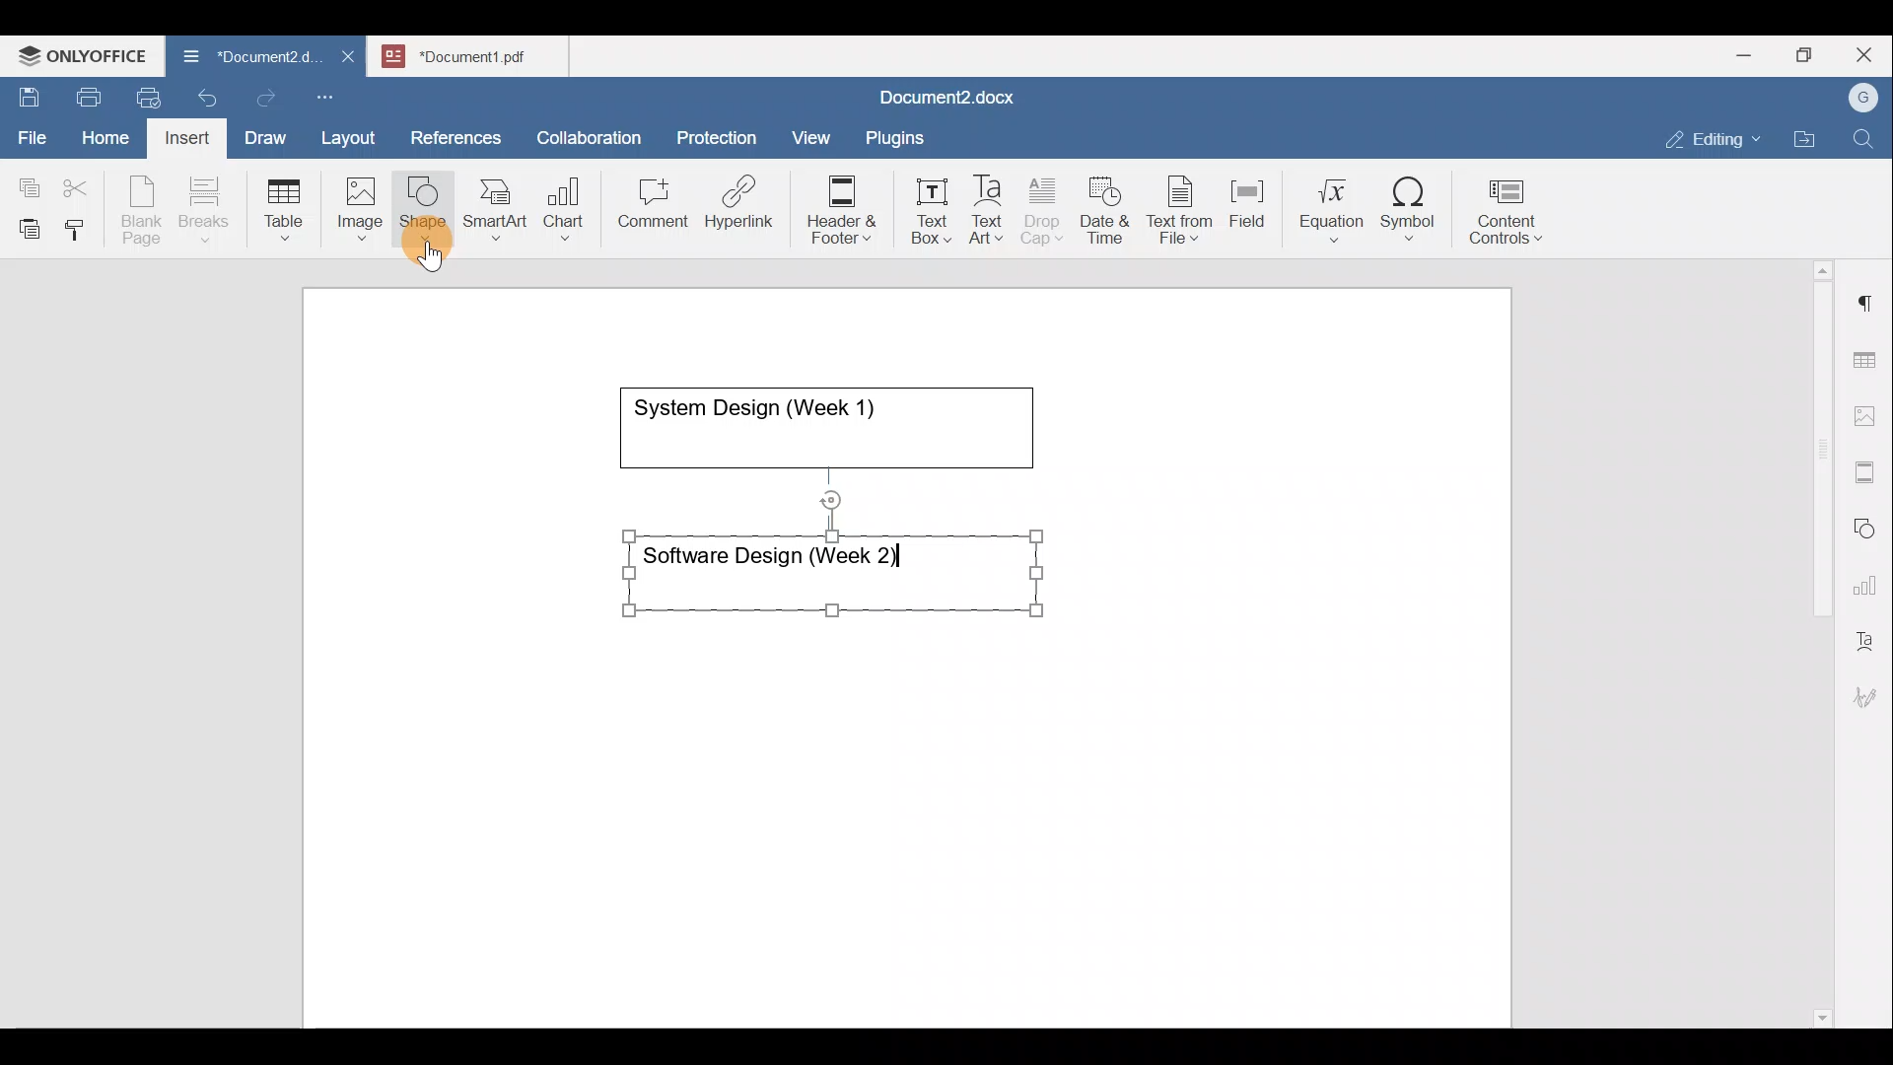  I want to click on Chart settings, so click(1869, 577).